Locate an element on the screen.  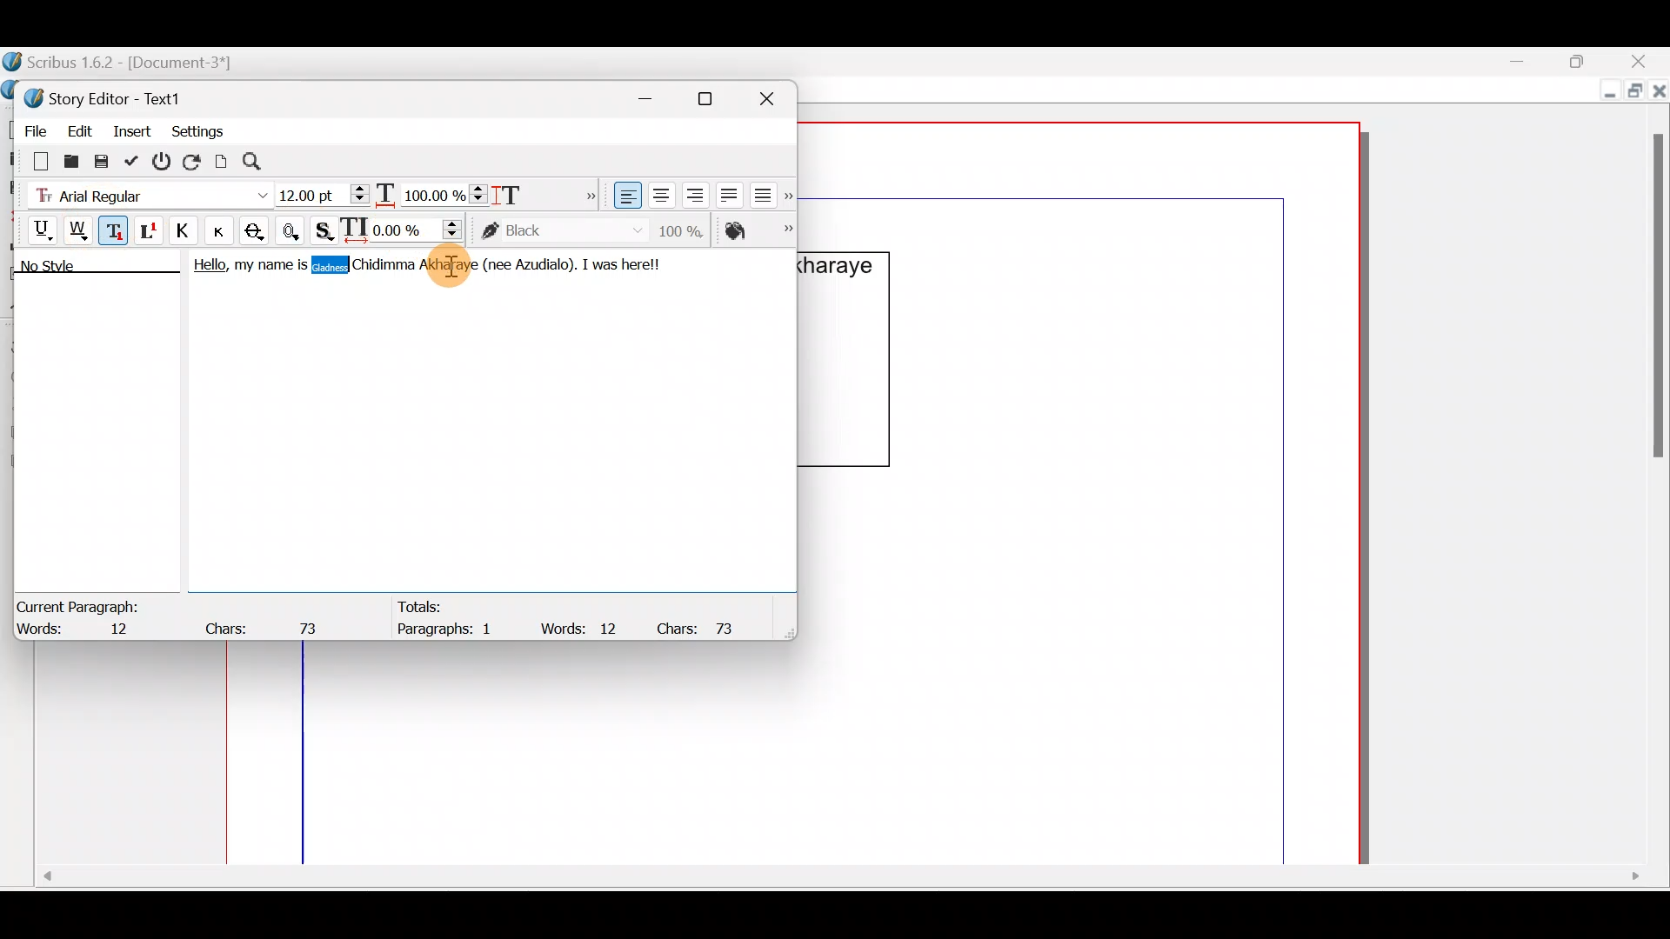
my name is is located at coordinates (270, 269).